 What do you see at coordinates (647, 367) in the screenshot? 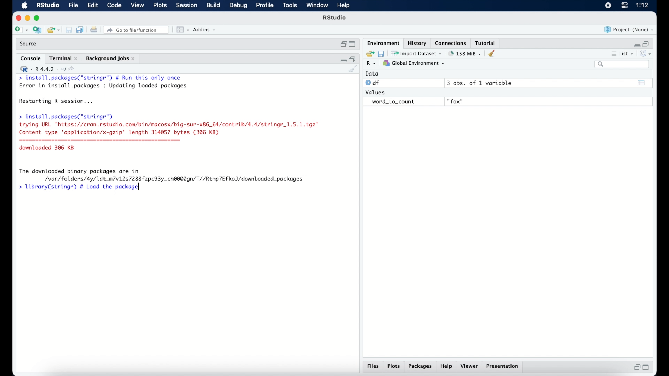
I see `maximize` at bounding box center [647, 367].